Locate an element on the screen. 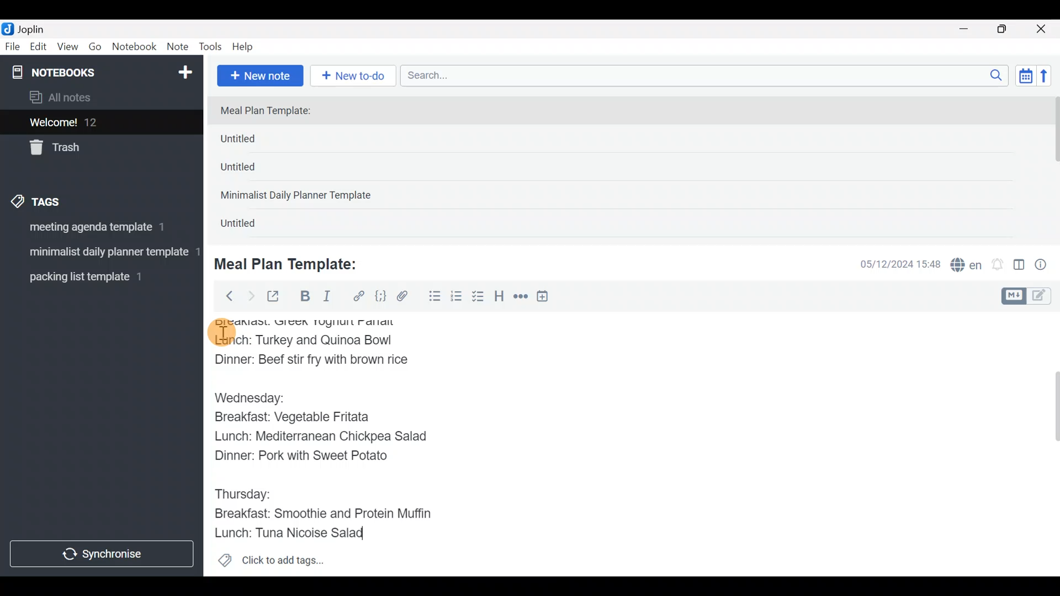 Image resolution: width=1060 pixels, height=596 pixels. Click to add tags is located at coordinates (271, 564).